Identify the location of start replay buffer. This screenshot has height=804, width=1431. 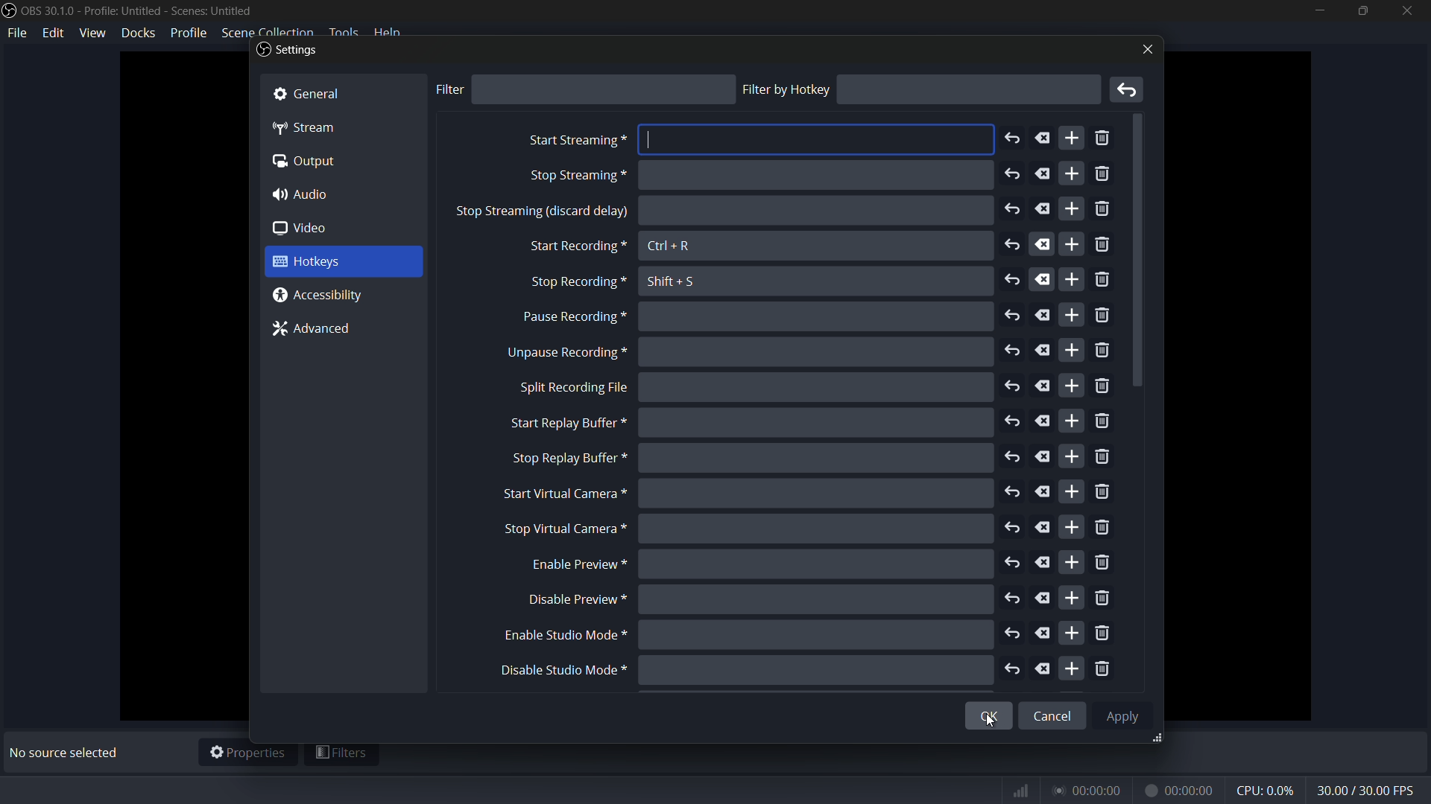
(561, 423).